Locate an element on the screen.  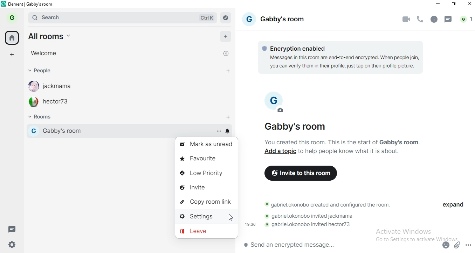
text 3 is located at coordinates (326, 206).